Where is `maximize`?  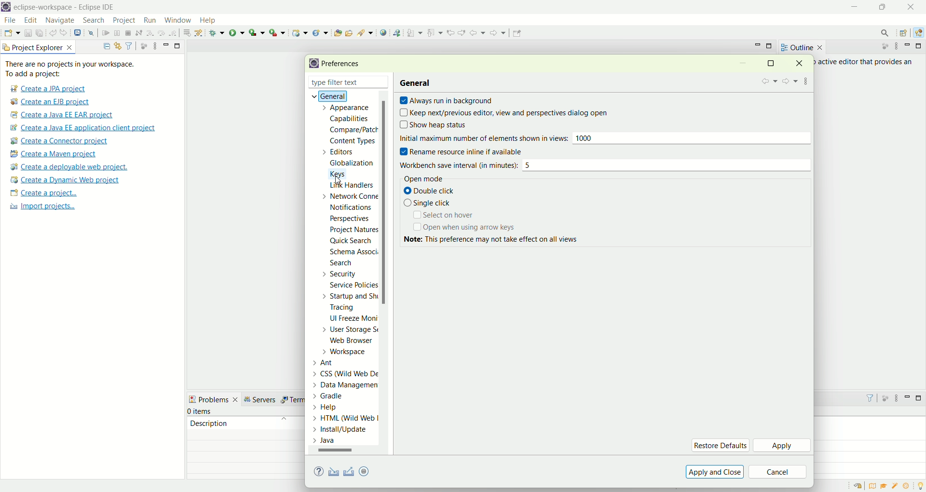 maximize is located at coordinates (920, 46).